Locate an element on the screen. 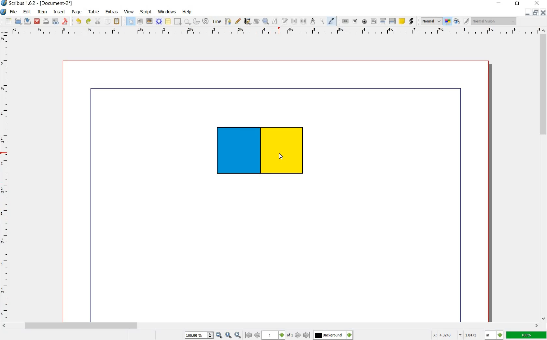 The height and width of the screenshot is (340, 547). file is located at coordinates (13, 12).